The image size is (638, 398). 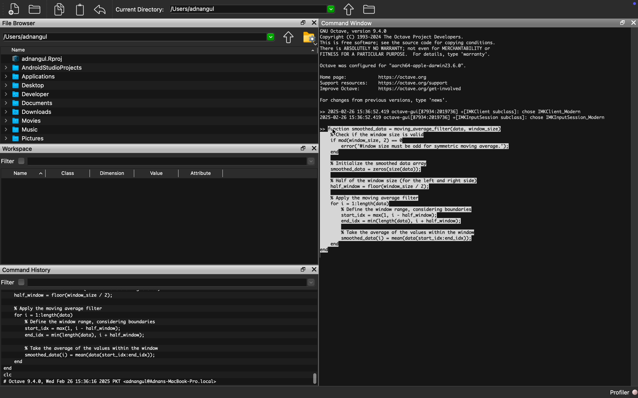 I want to click on Parent Directory, so click(x=349, y=10).